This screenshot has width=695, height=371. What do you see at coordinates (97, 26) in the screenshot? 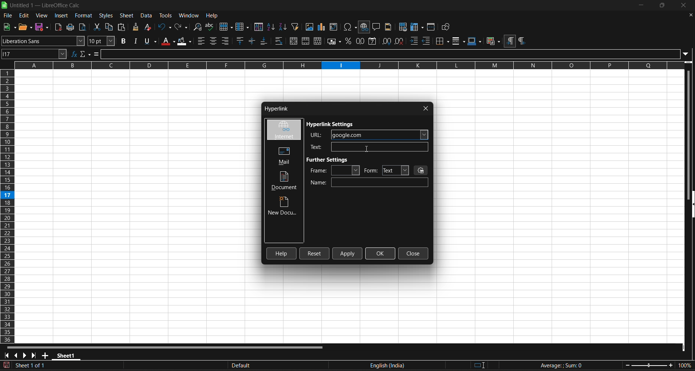
I see `cut` at bounding box center [97, 26].